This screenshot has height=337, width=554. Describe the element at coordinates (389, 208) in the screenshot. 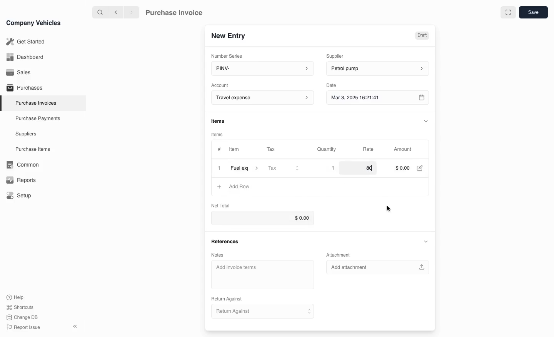

I see `cursor` at that location.